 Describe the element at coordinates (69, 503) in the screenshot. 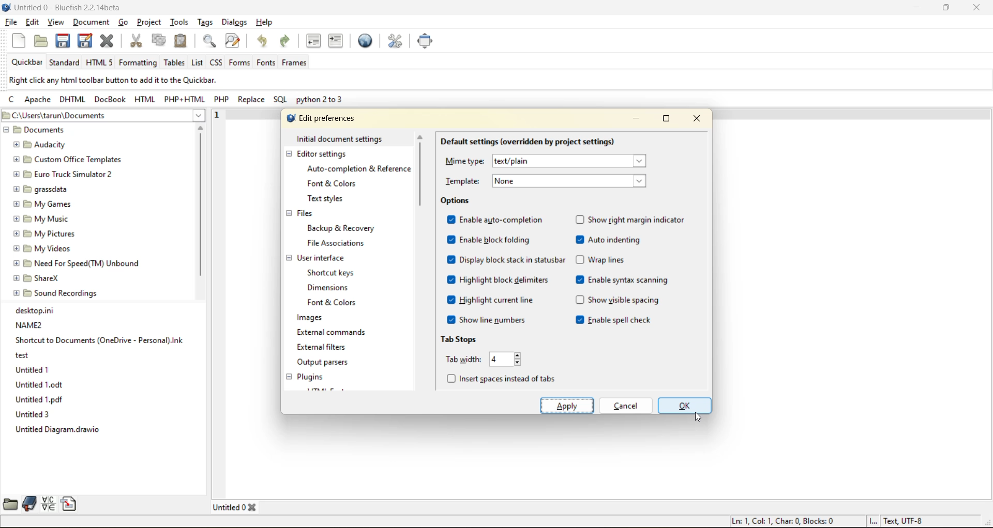

I see `snippets` at that location.